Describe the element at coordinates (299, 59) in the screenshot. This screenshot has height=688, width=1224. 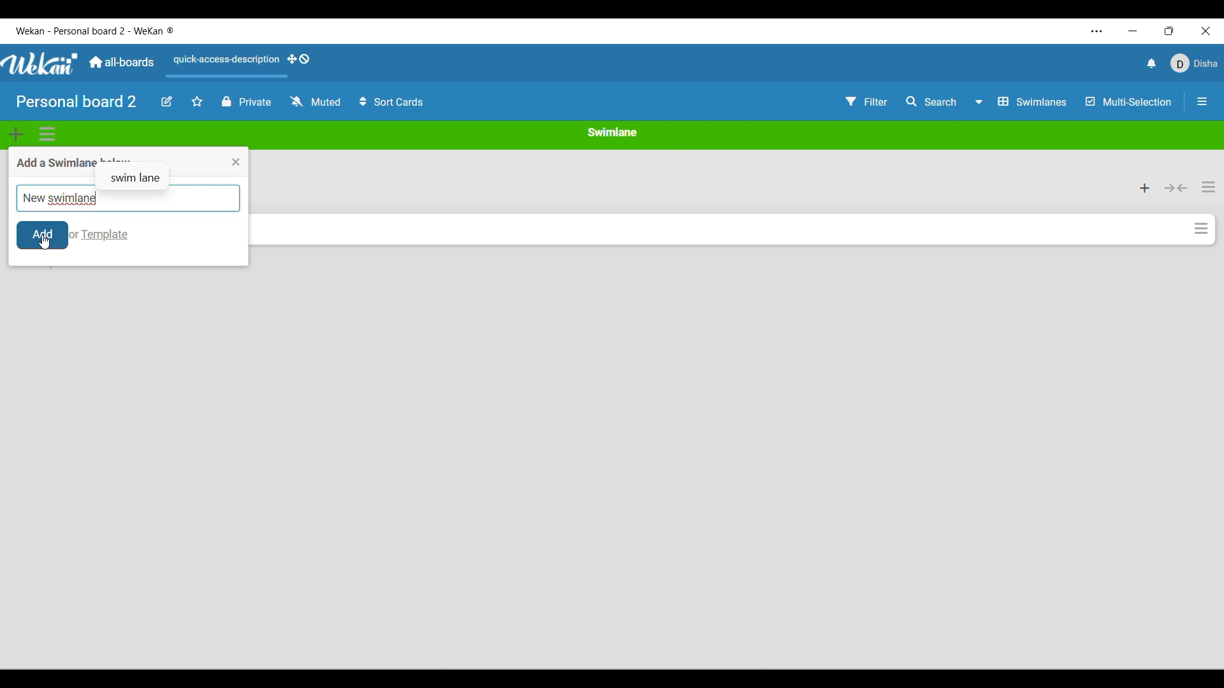
I see `Show desktop drag handles` at that location.